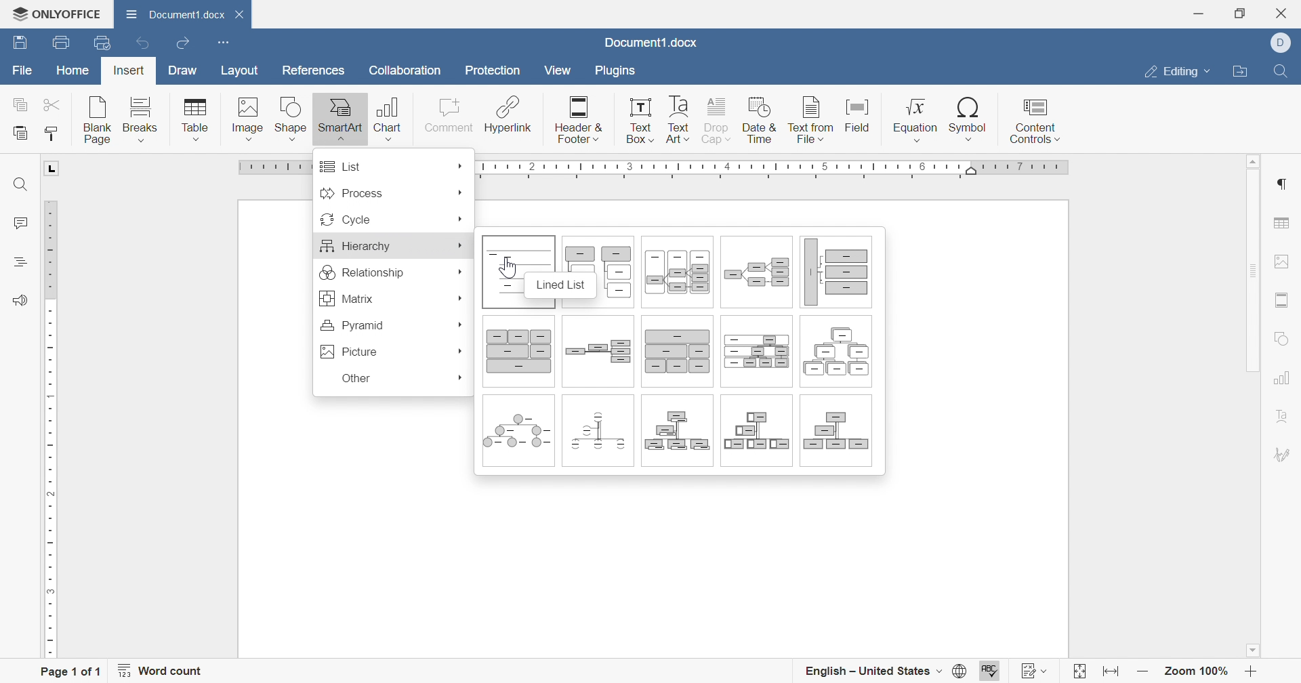 The height and width of the screenshot is (683, 1301). What do you see at coordinates (220, 43) in the screenshot?
I see `Customize Quick Access Toolbar` at bounding box center [220, 43].